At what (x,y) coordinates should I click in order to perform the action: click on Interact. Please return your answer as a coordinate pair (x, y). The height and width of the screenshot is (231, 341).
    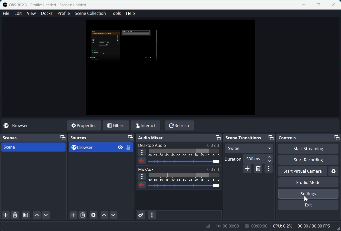
    Looking at the image, I should click on (147, 125).